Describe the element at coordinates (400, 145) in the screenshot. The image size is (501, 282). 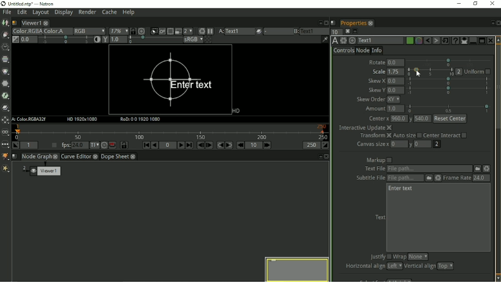
I see `Canvas size` at that location.